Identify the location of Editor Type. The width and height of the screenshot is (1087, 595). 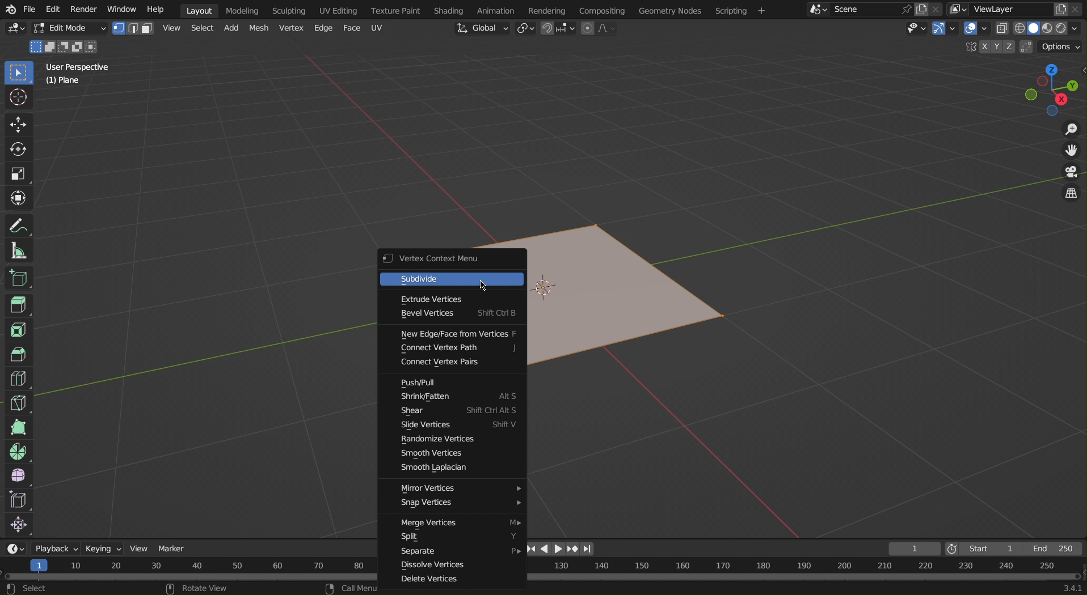
(14, 30).